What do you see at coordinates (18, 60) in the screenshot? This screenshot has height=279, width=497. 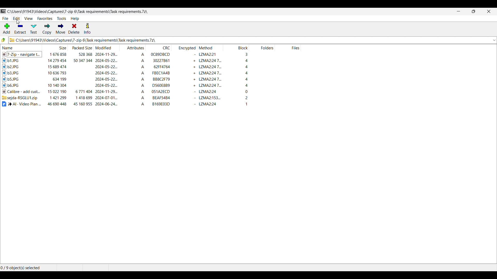 I see `image 1` at bounding box center [18, 60].